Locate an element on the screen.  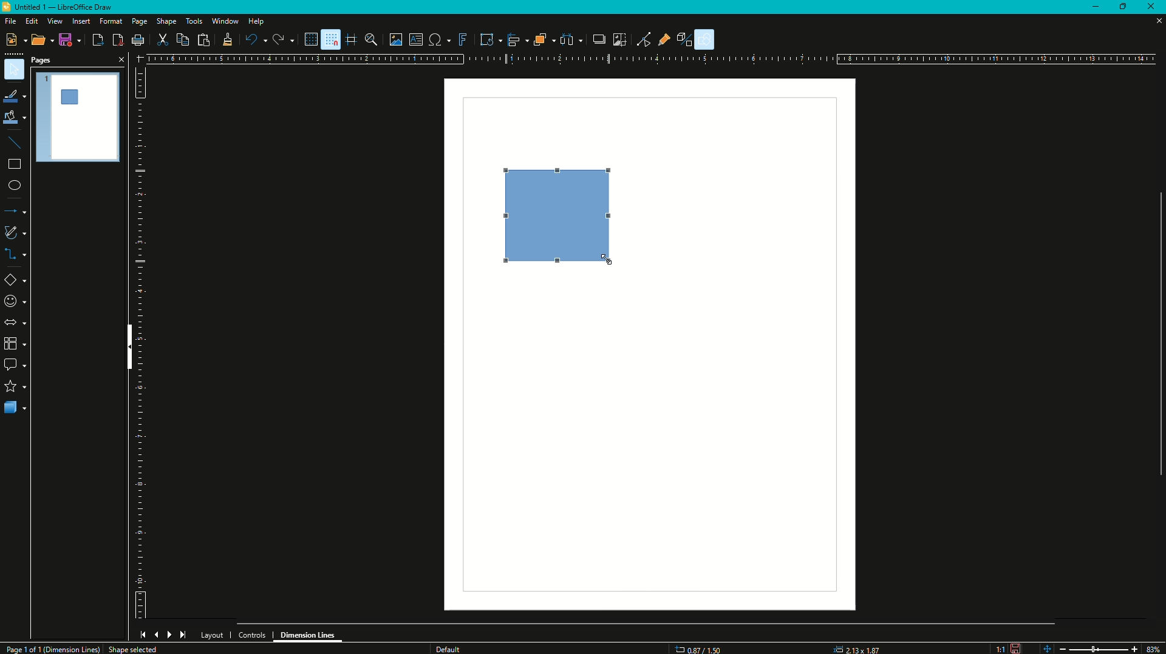
Page is located at coordinates (138, 22).